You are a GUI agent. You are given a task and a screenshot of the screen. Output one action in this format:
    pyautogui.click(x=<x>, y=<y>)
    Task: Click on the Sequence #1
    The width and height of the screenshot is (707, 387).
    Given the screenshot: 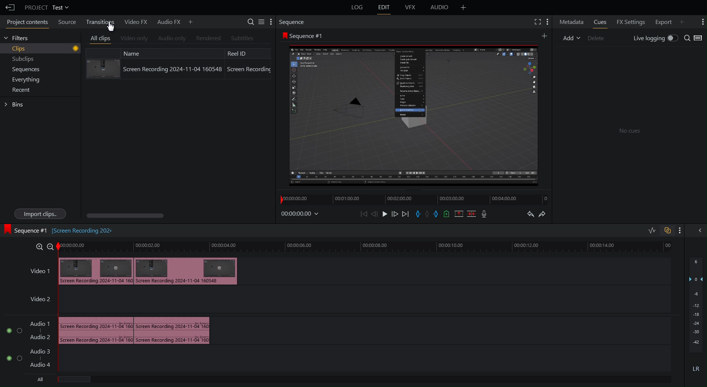 What is the action you would take?
    pyautogui.click(x=303, y=35)
    